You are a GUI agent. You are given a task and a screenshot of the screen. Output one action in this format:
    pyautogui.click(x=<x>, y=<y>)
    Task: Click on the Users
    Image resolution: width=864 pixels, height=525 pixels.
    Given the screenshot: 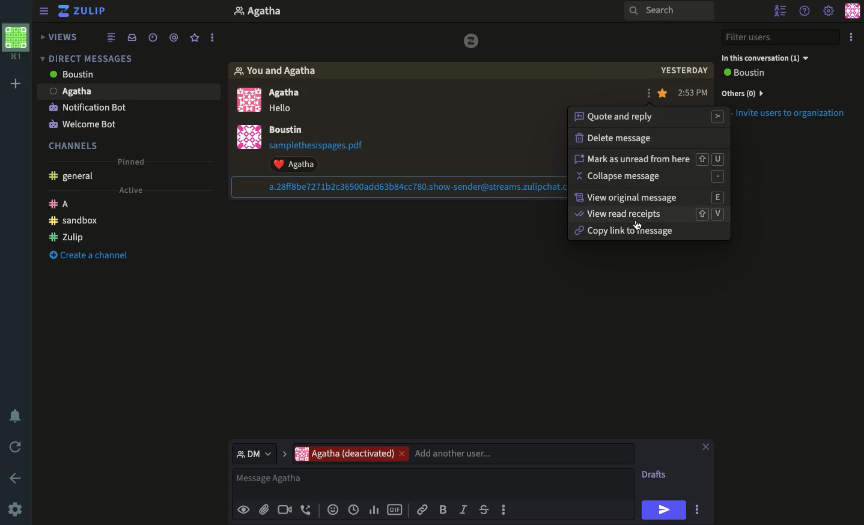 What is the action you would take?
    pyautogui.click(x=294, y=94)
    